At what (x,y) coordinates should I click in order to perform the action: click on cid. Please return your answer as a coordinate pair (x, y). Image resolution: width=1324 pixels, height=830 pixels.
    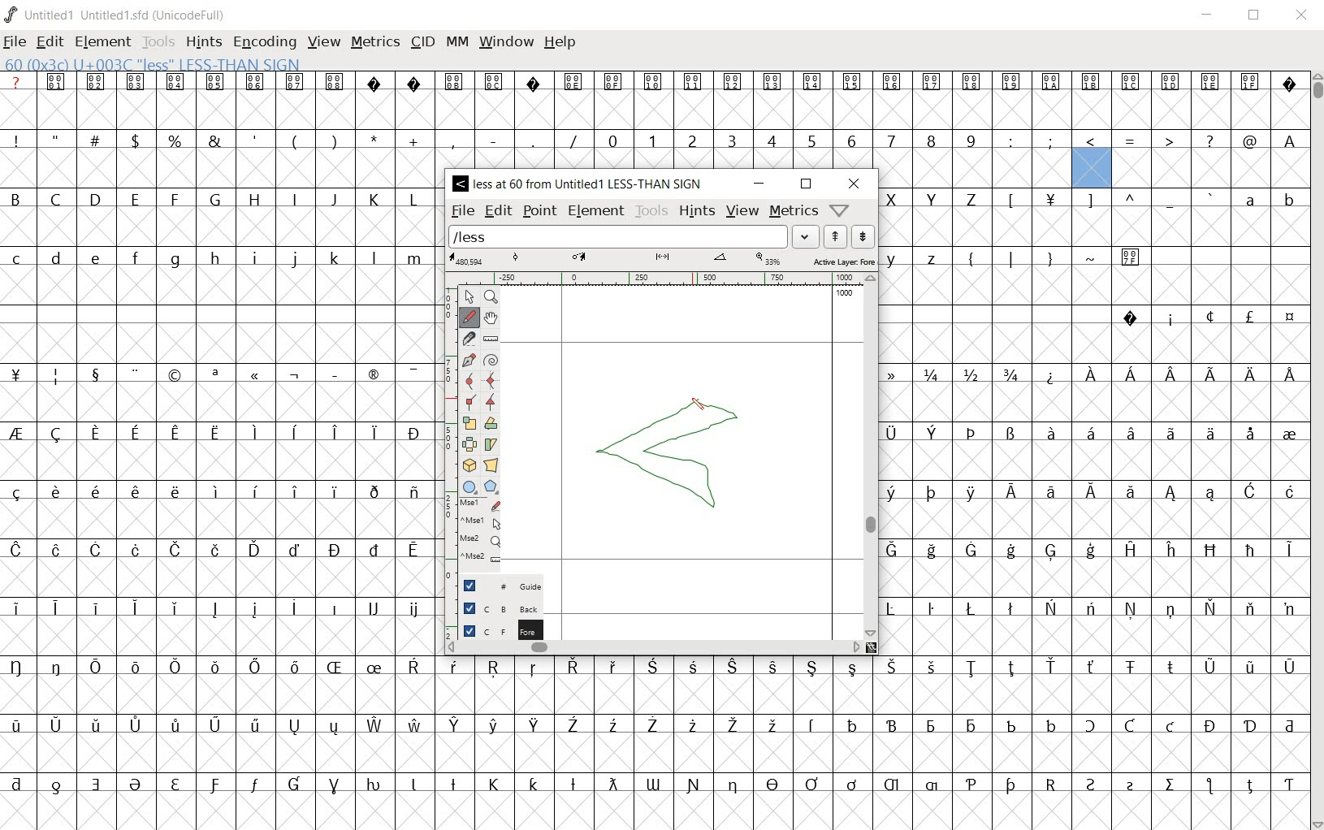
    Looking at the image, I should click on (422, 43).